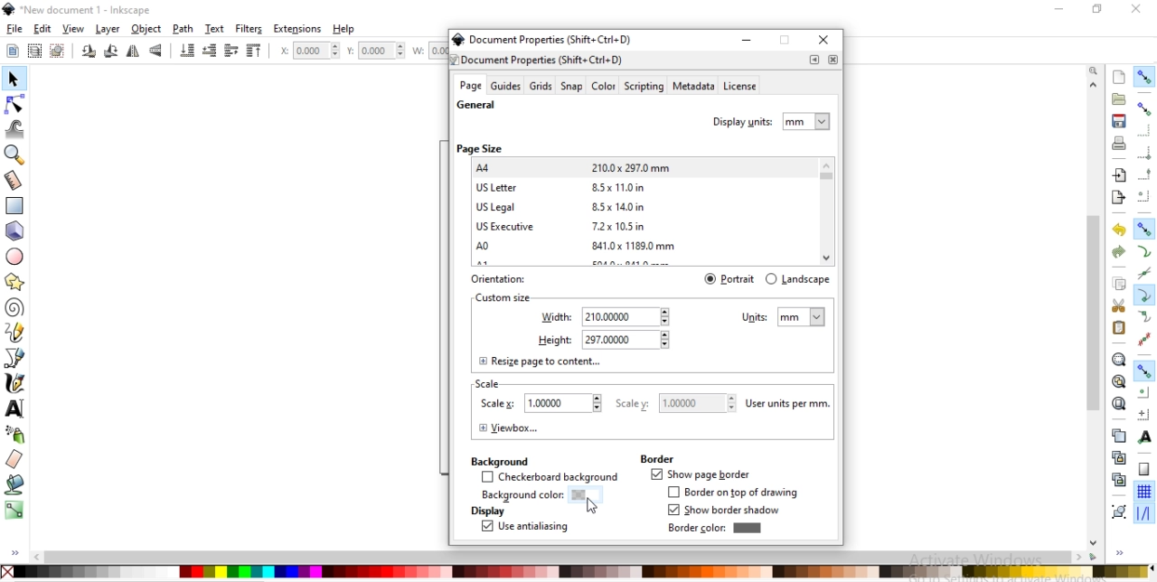  What do you see at coordinates (1119, 121) in the screenshot?
I see `save document` at bounding box center [1119, 121].